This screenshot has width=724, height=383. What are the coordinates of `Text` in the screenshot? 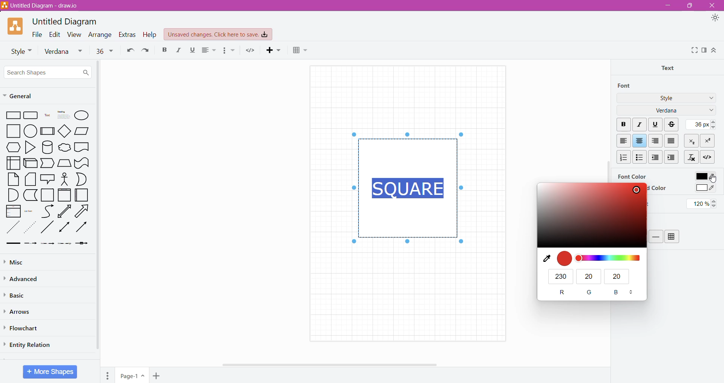 It's located at (670, 67).